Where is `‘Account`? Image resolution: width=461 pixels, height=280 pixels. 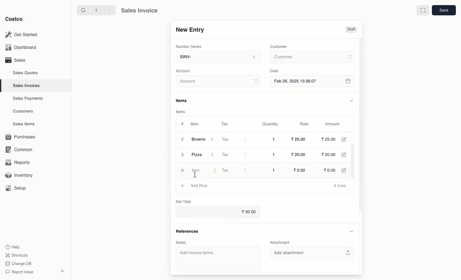
‘Account is located at coordinates (184, 71).